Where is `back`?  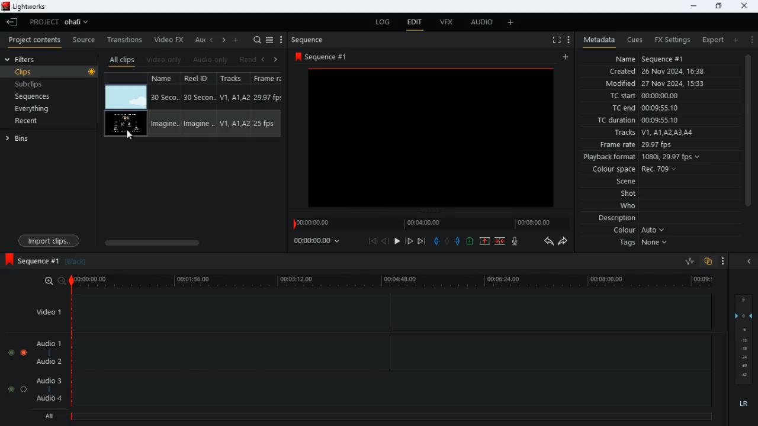 back is located at coordinates (12, 22).